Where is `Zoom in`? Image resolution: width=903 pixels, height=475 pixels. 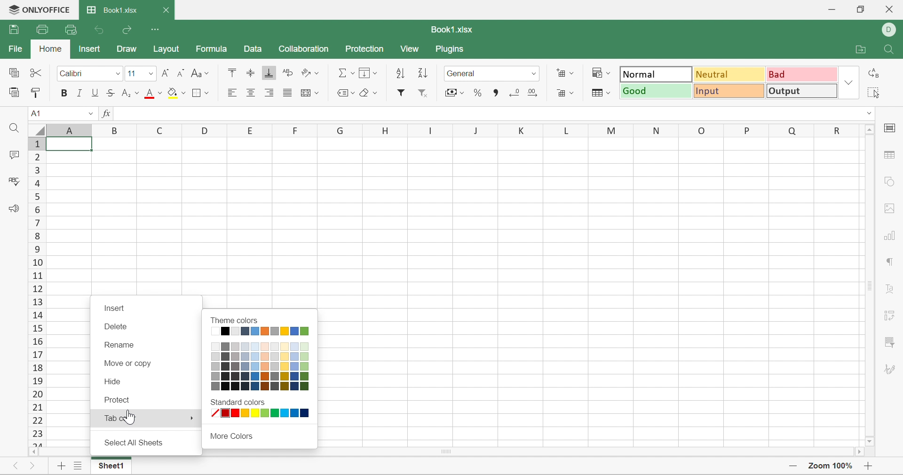 Zoom in is located at coordinates (869, 467).